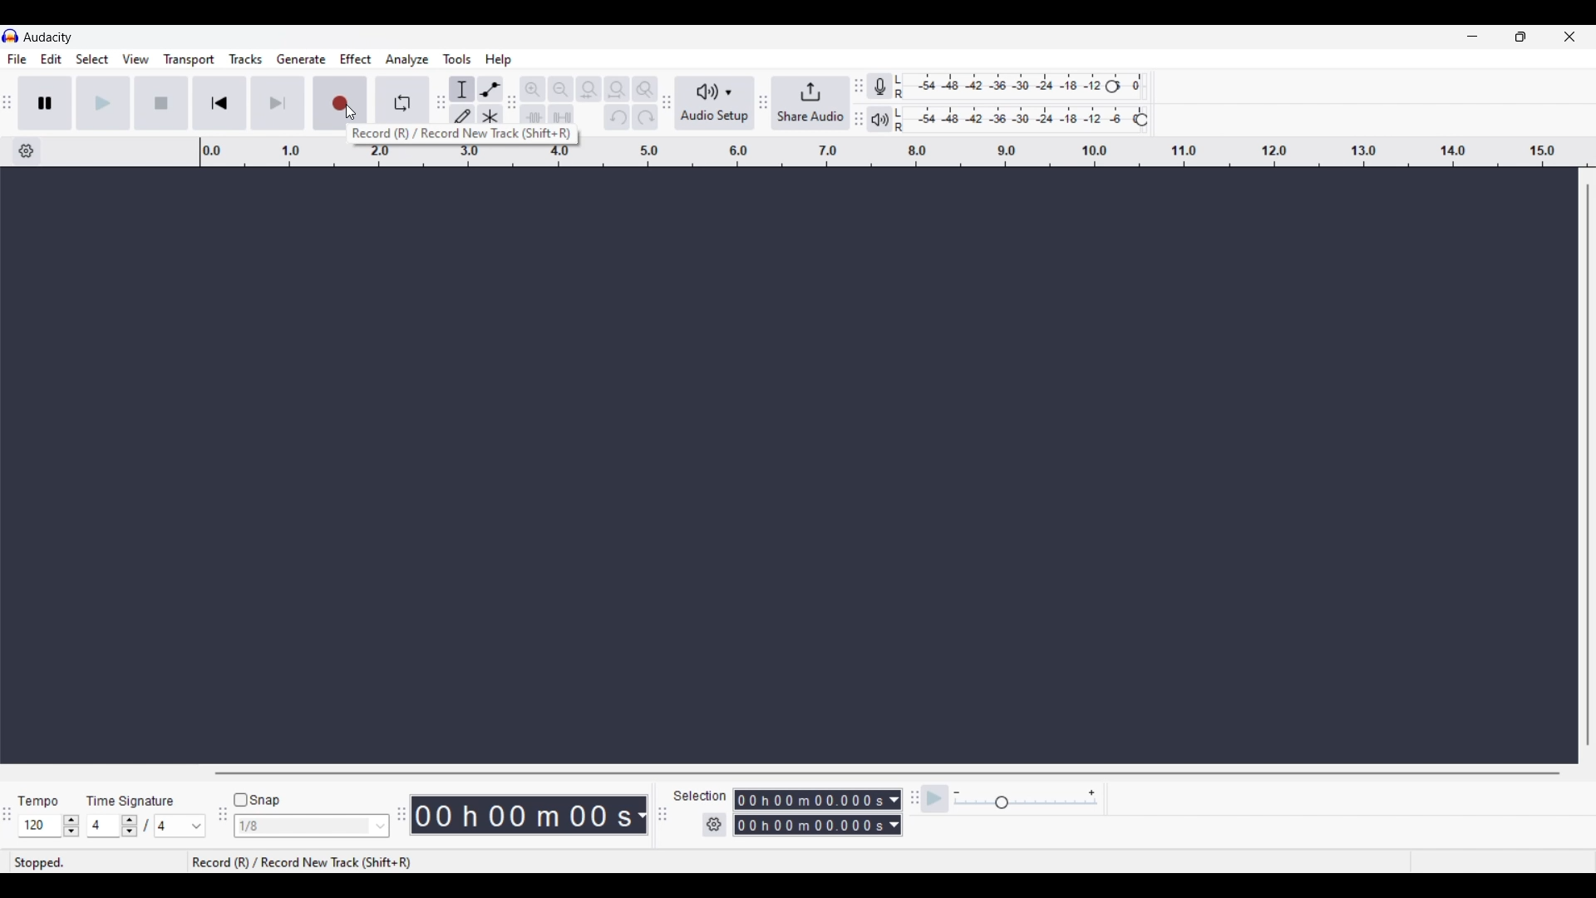  What do you see at coordinates (220, 103) in the screenshot?
I see `Skip/Select to start` at bounding box center [220, 103].